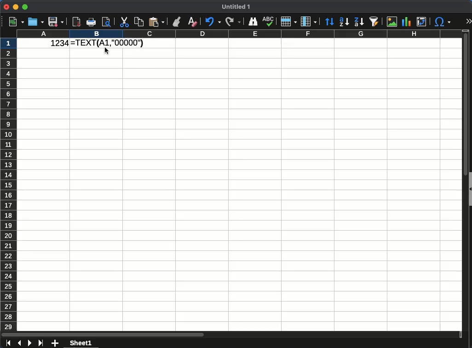 The height and width of the screenshot is (348, 472). What do you see at coordinates (107, 22) in the screenshot?
I see `print preview` at bounding box center [107, 22].